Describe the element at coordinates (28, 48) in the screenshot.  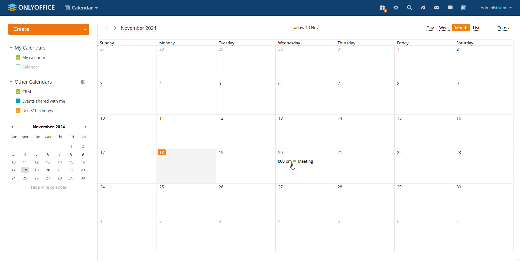
I see `my calendars` at that location.